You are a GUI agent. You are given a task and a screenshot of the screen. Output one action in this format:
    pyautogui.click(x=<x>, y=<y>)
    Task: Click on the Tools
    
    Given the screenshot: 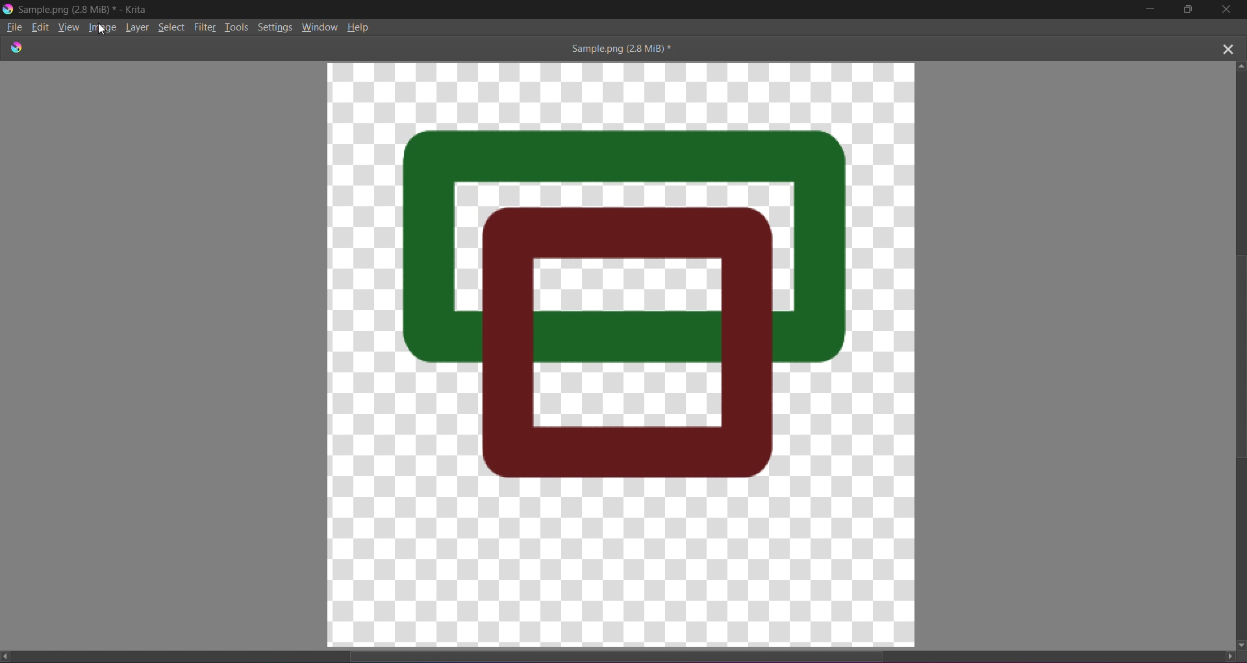 What is the action you would take?
    pyautogui.click(x=238, y=26)
    